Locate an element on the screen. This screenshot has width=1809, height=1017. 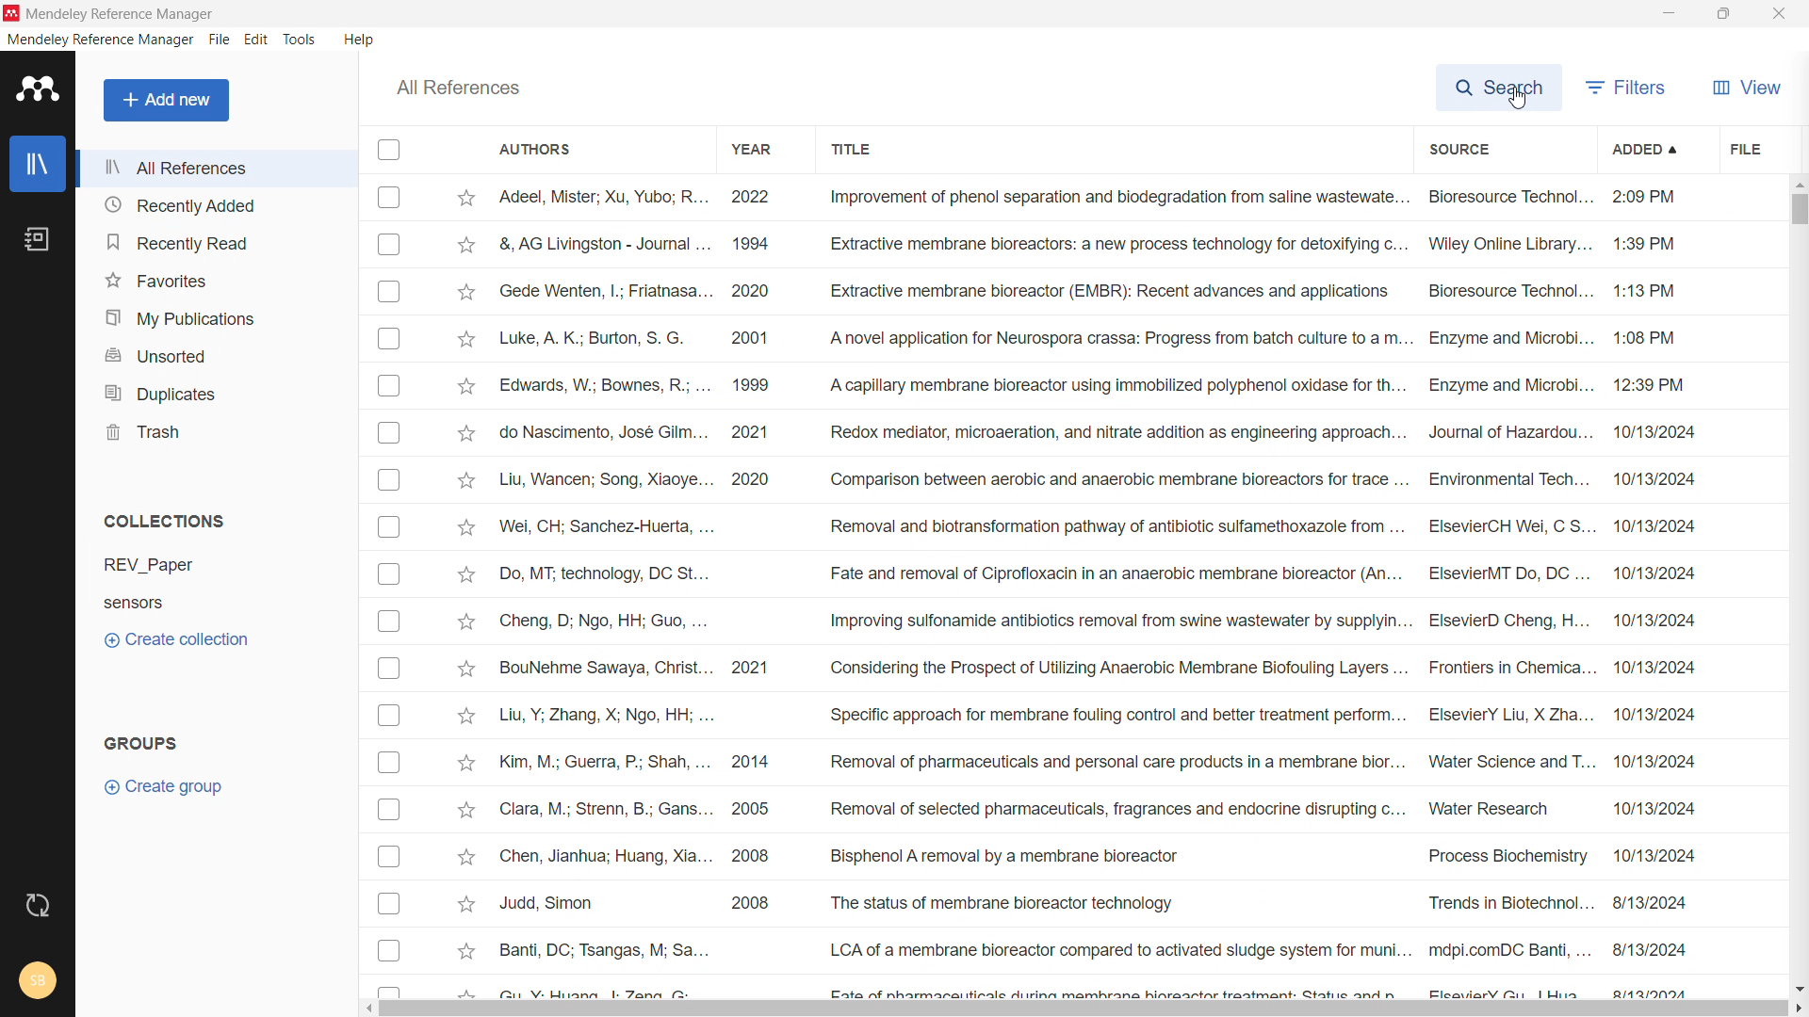
Checkbox is located at coordinates (390, 572).